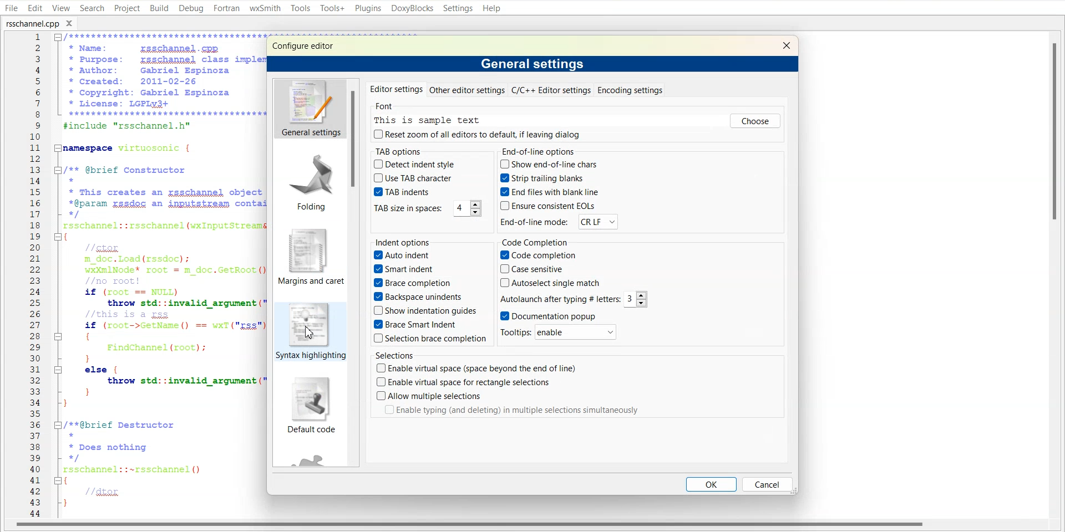  Describe the element at coordinates (572, 299) in the screenshot. I see `Autolaunch after typing` at that location.